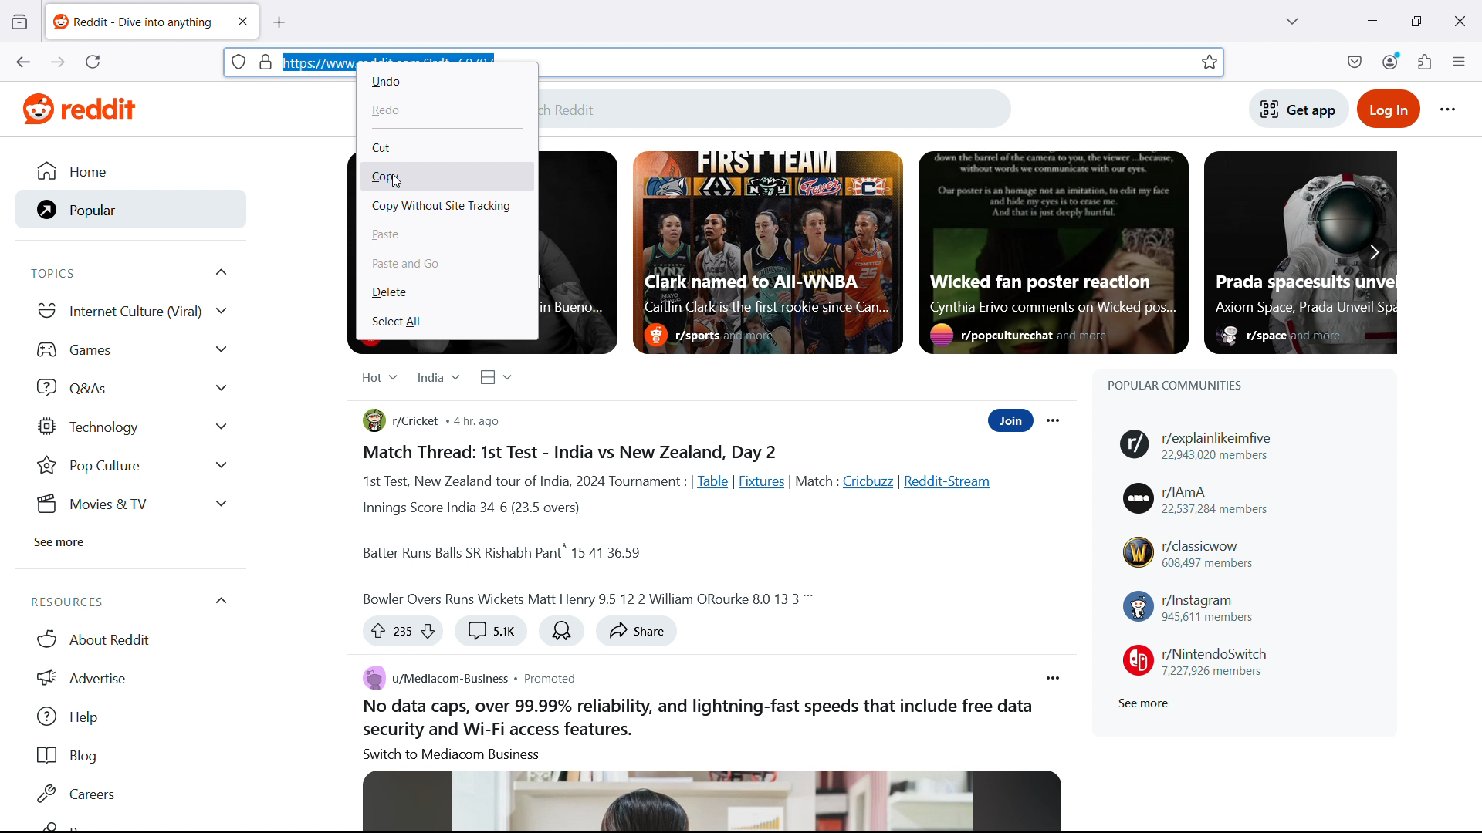 The image size is (1482, 833). What do you see at coordinates (134, 272) in the screenshot?
I see `Topics` at bounding box center [134, 272].